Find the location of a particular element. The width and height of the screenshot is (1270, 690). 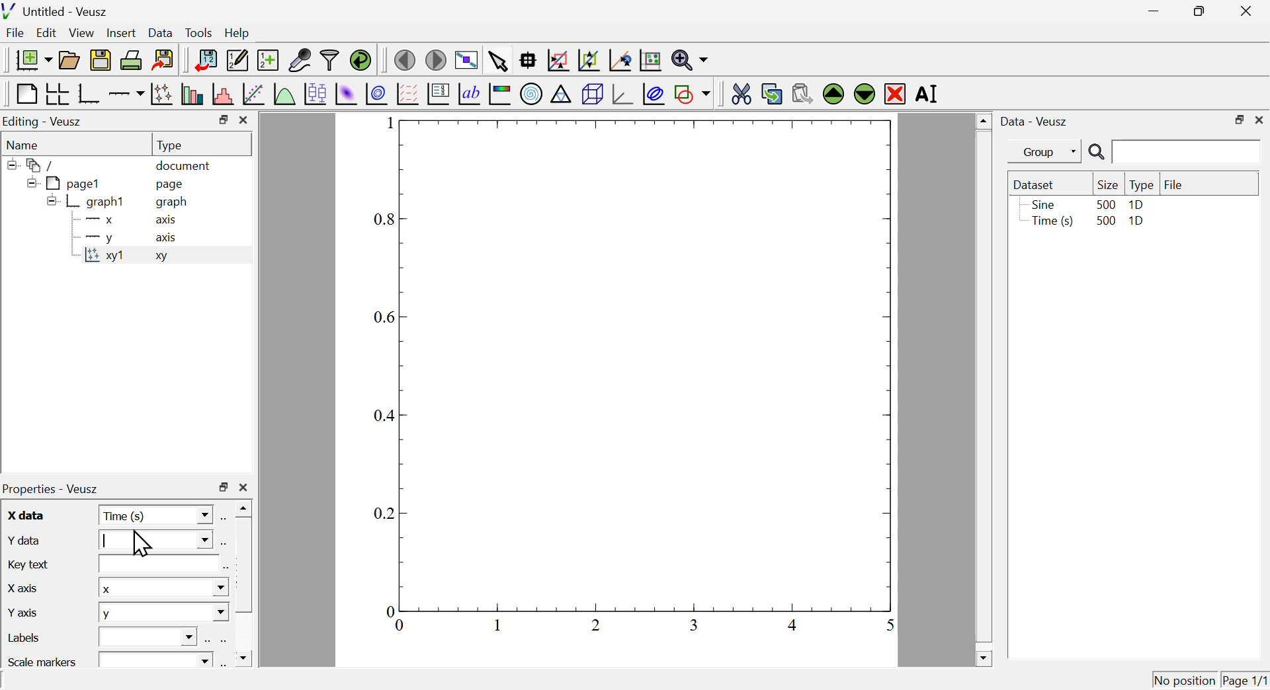

page is located at coordinates (172, 186).